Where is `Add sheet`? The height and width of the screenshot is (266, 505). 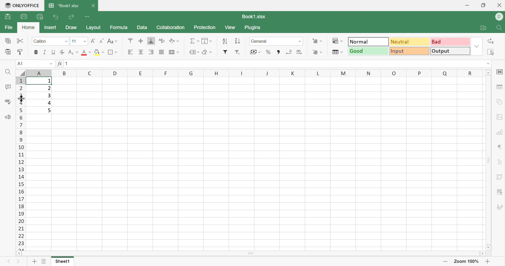 Add sheet is located at coordinates (34, 261).